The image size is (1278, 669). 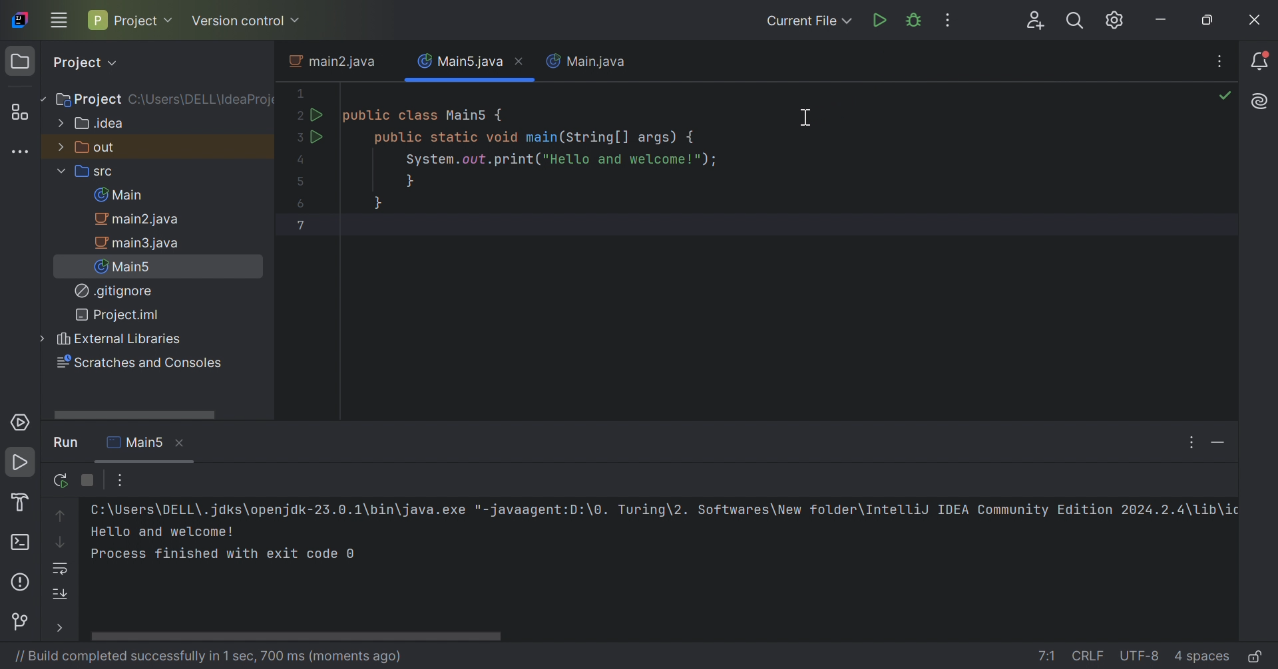 I want to click on Restore Down, so click(x=1205, y=21).